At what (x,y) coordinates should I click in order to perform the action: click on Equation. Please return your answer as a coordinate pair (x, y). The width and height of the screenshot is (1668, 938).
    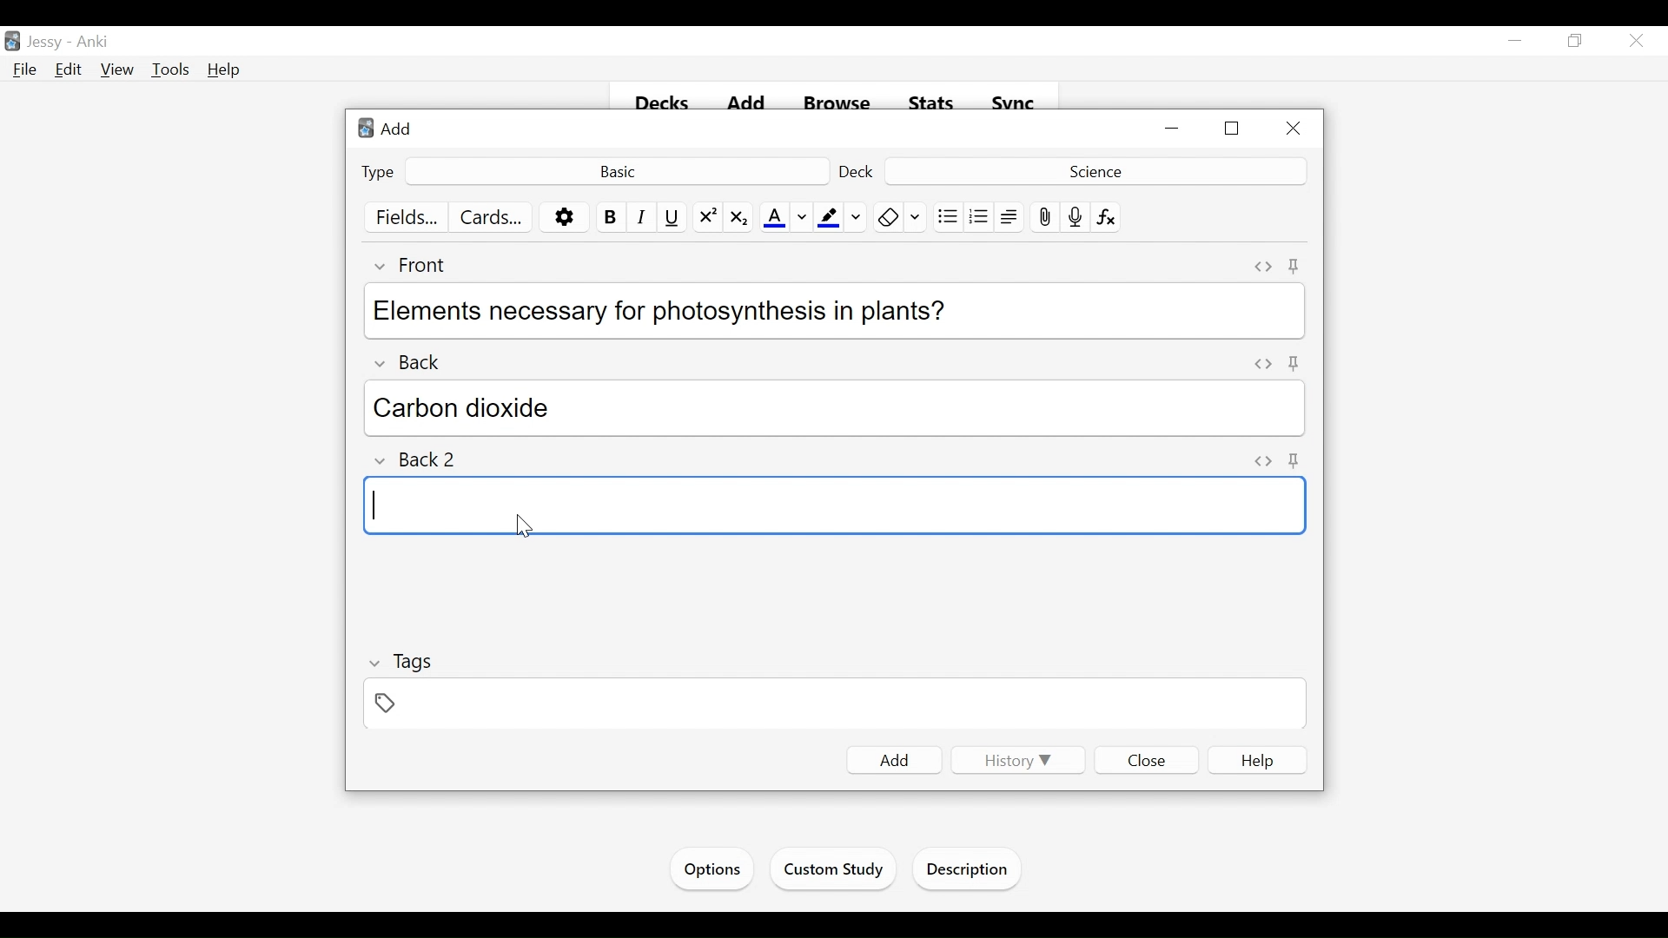
    Looking at the image, I should click on (1107, 217).